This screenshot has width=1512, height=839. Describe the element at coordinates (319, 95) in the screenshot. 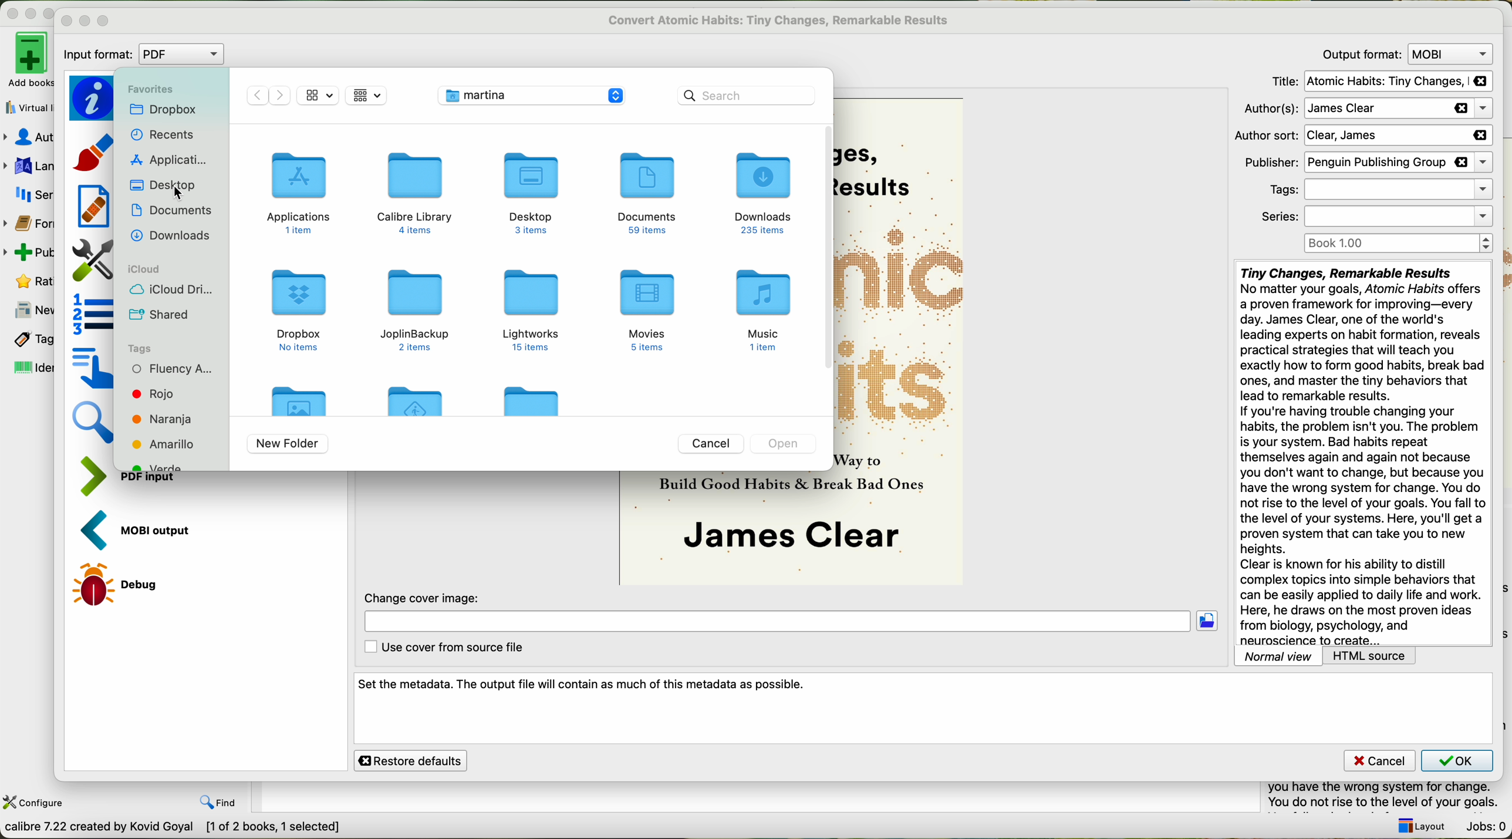

I see `mosaic view` at that location.